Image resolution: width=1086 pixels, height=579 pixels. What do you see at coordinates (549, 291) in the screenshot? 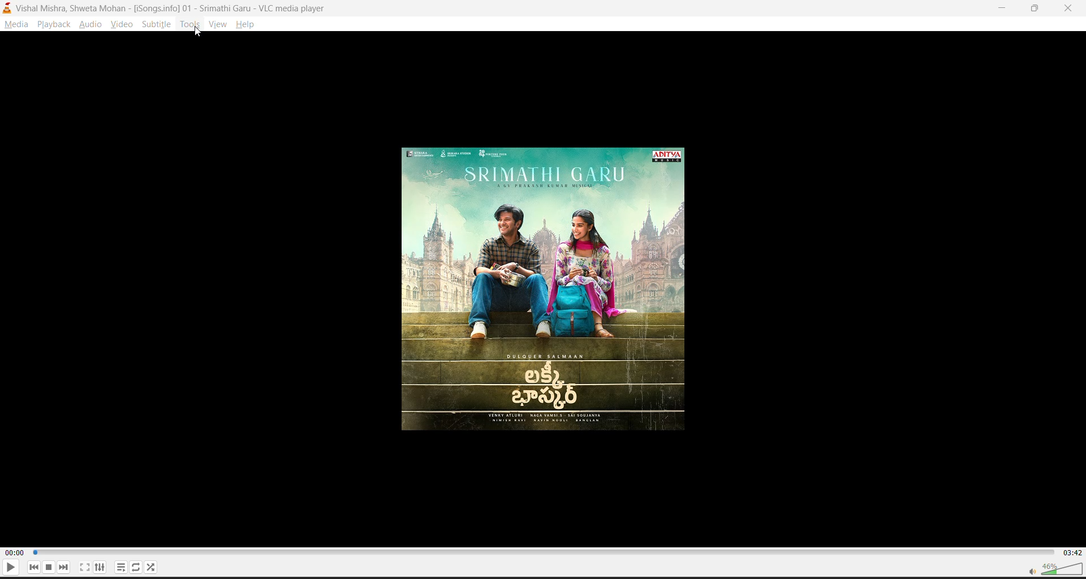
I see `thumbnail` at bounding box center [549, 291].